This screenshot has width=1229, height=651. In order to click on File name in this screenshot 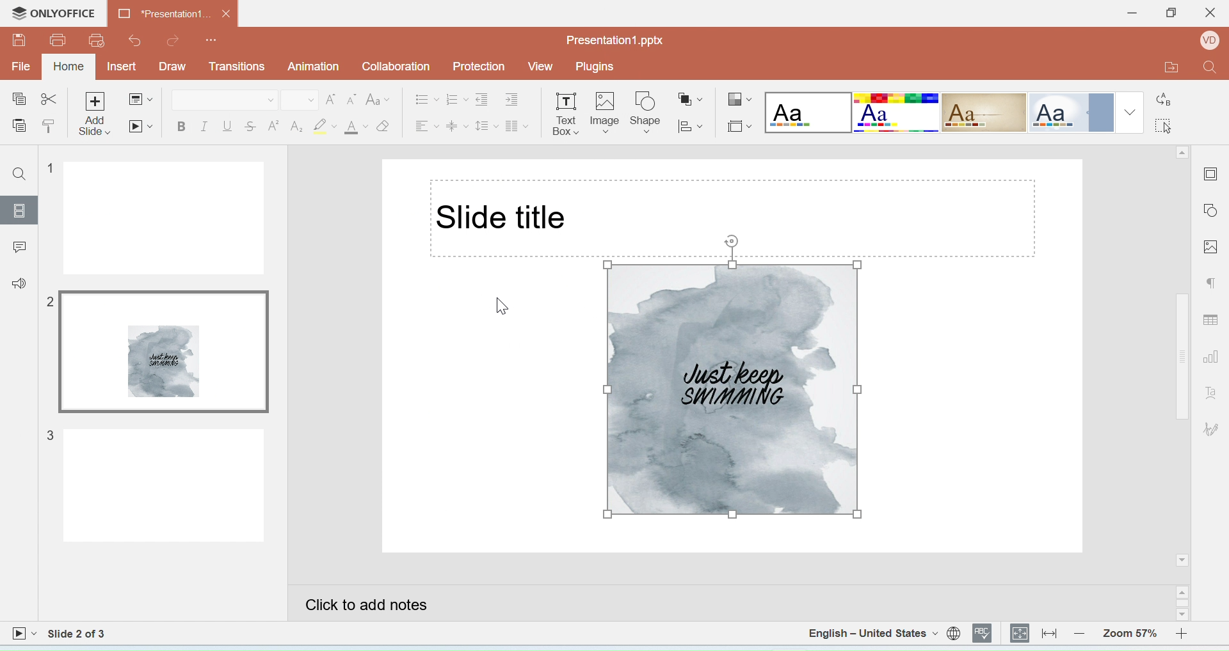, I will do `click(616, 40)`.